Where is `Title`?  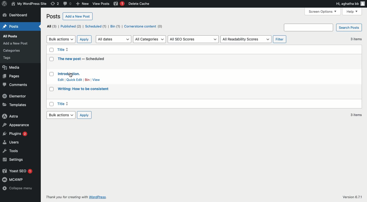
Title is located at coordinates (63, 104).